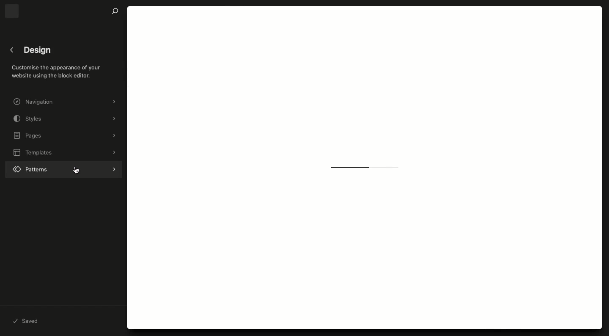 The image size is (609, 336). What do you see at coordinates (59, 69) in the screenshot?
I see `Design` at bounding box center [59, 69].